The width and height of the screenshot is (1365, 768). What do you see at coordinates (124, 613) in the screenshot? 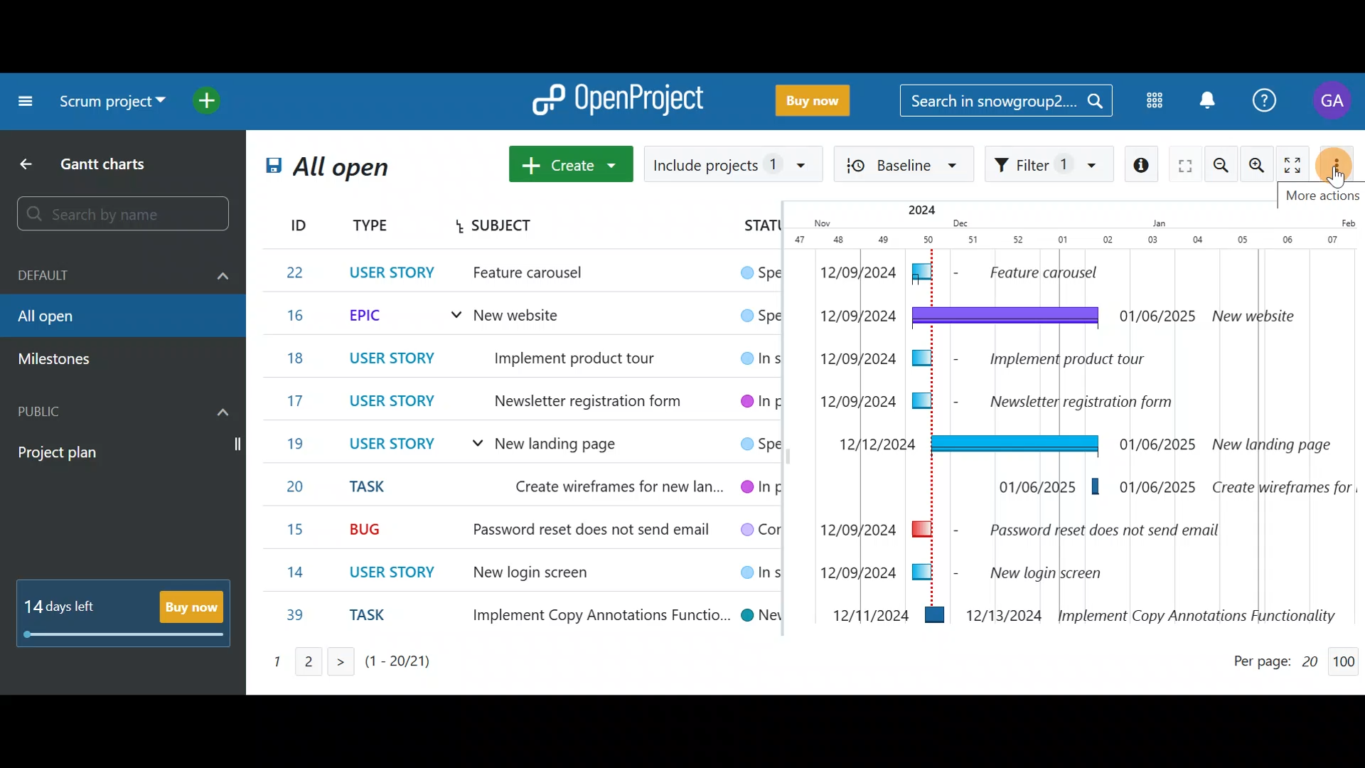
I see `14 days left - Buy now` at bounding box center [124, 613].